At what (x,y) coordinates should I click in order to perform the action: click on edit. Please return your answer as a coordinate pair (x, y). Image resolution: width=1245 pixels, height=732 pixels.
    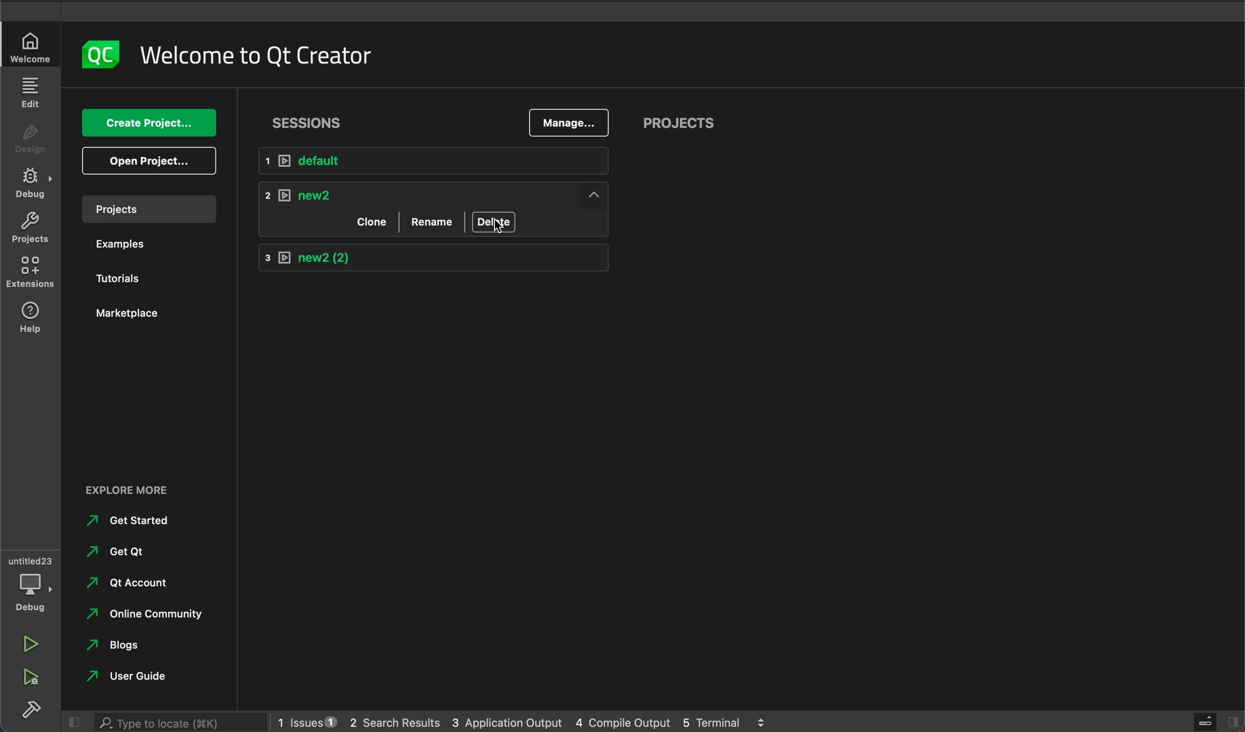
    Looking at the image, I should click on (33, 92).